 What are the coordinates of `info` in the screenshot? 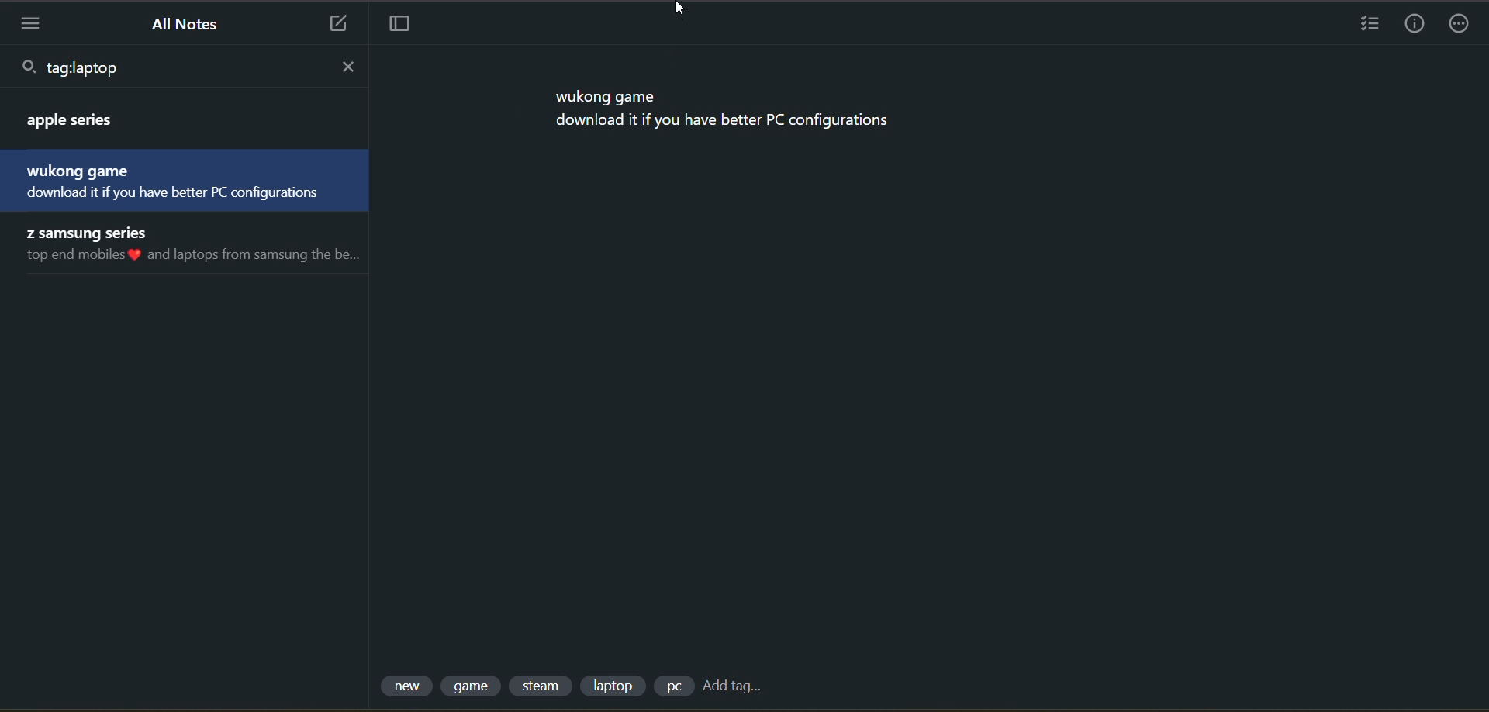 It's located at (1415, 25).